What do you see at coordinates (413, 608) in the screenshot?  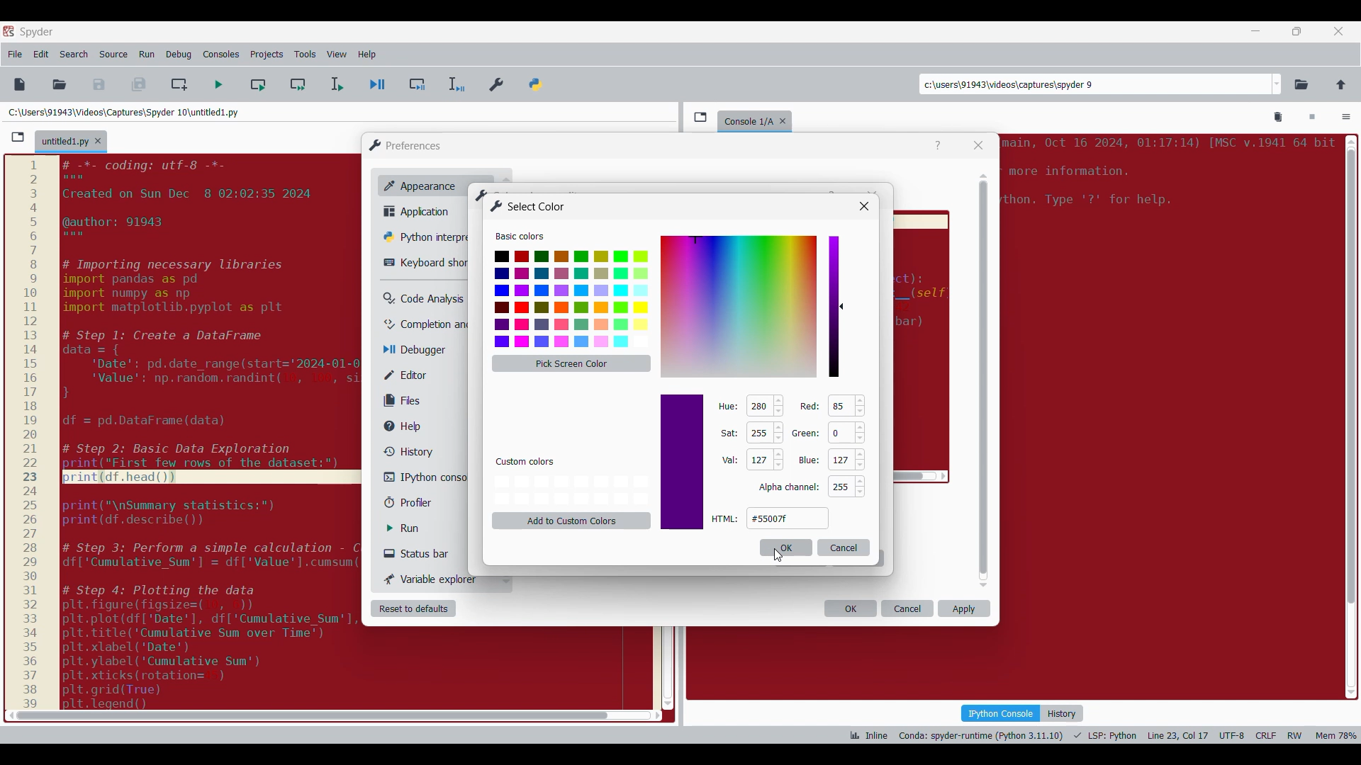 I see `Reset to defaults` at bounding box center [413, 608].